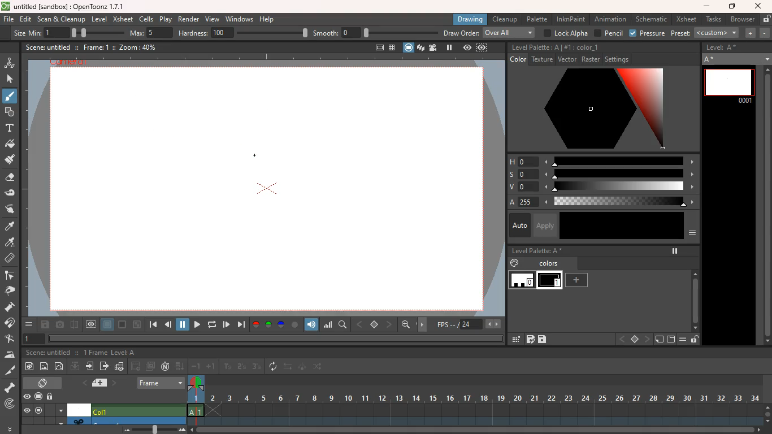  Describe the element at coordinates (97, 383) in the screenshot. I see `layer` at that location.